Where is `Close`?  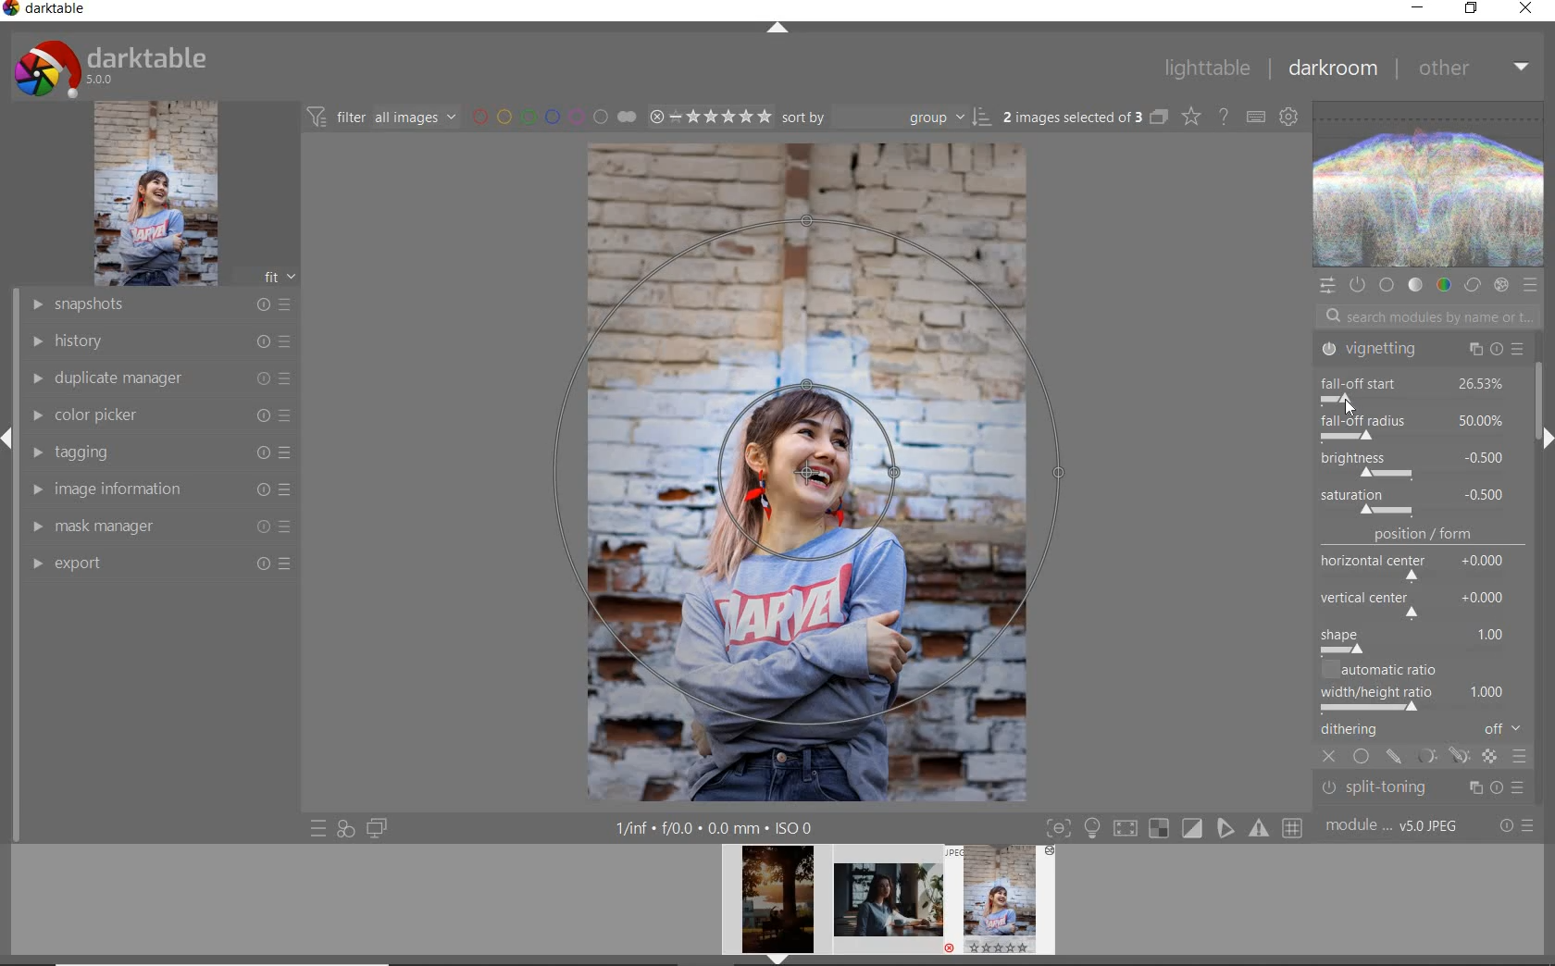
Close is located at coordinates (1345, 401).